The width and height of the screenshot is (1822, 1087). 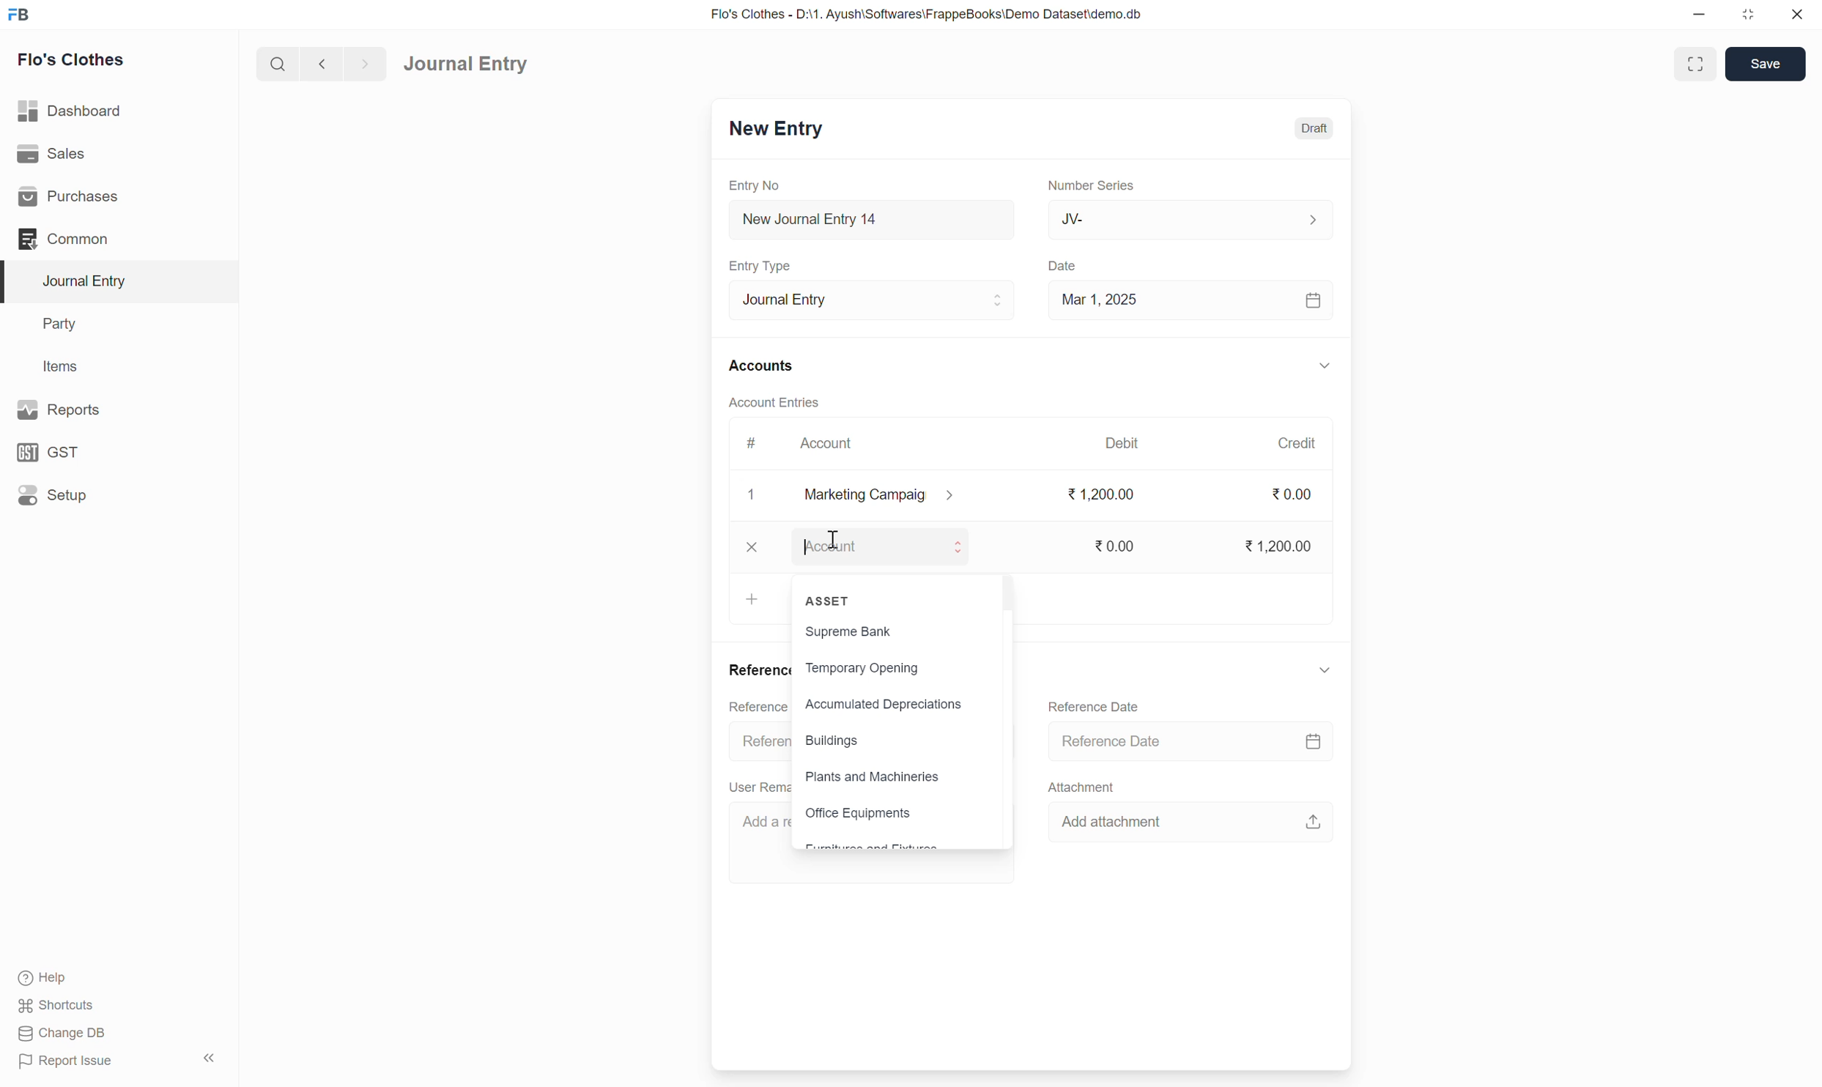 I want to click on enlarge, so click(x=1697, y=62).